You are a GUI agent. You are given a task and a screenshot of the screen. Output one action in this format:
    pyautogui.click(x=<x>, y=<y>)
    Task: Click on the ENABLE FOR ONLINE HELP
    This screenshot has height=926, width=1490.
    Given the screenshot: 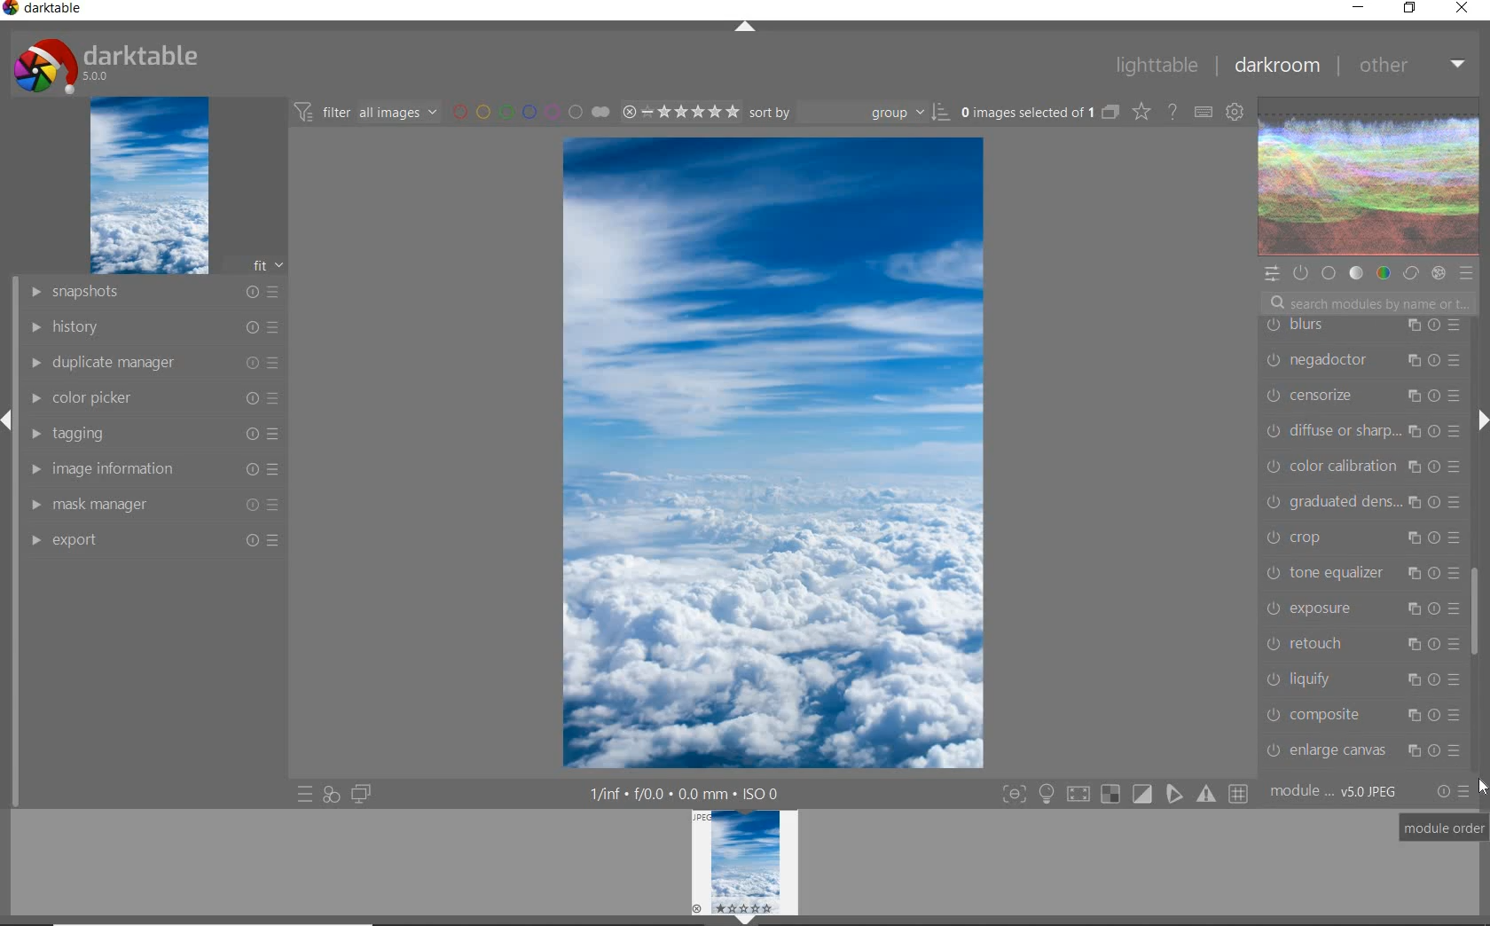 What is the action you would take?
    pyautogui.click(x=1171, y=111)
    